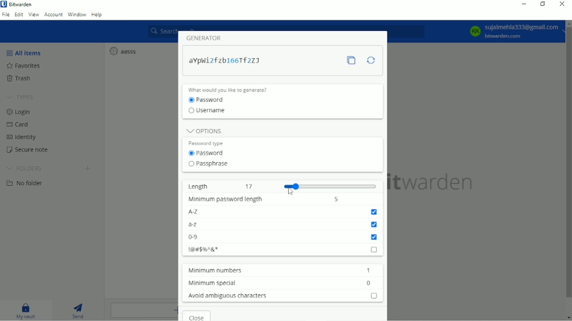 This screenshot has width=572, height=321. I want to click on Minimum numbers, so click(213, 270).